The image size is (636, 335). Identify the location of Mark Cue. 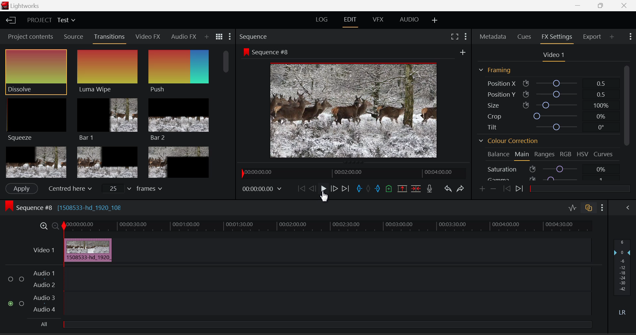
(388, 189).